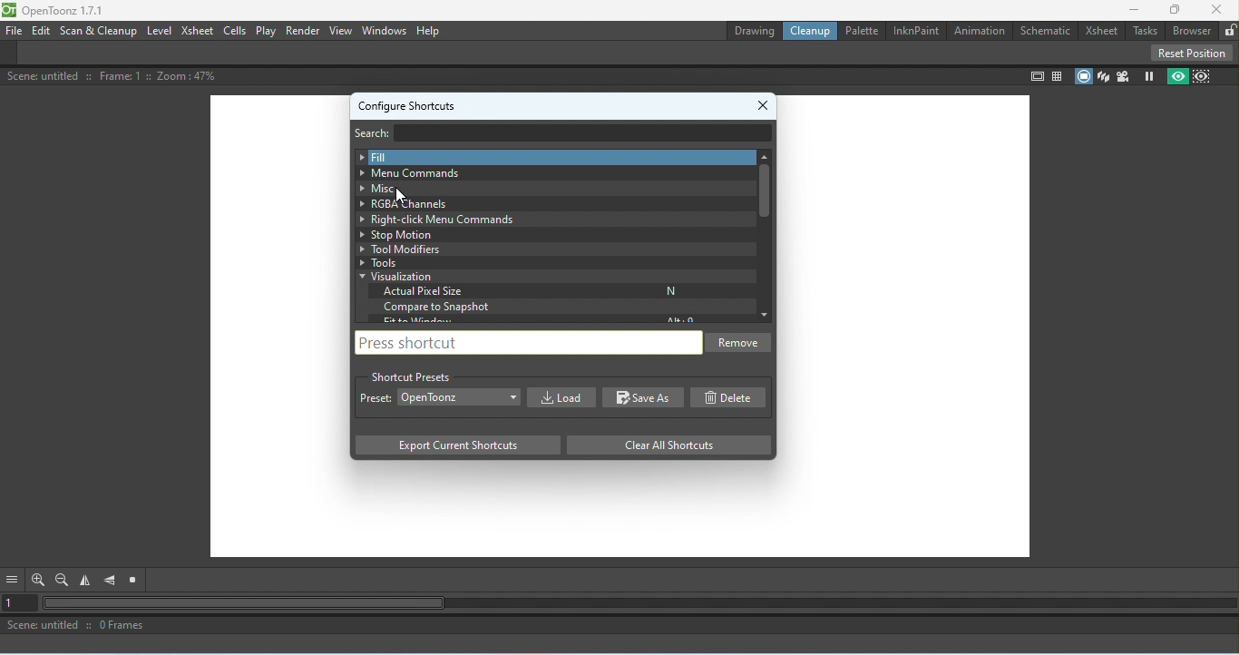  What do you see at coordinates (40, 31) in the screenshot?
I see `Edit` at bounding box center [40, 31].